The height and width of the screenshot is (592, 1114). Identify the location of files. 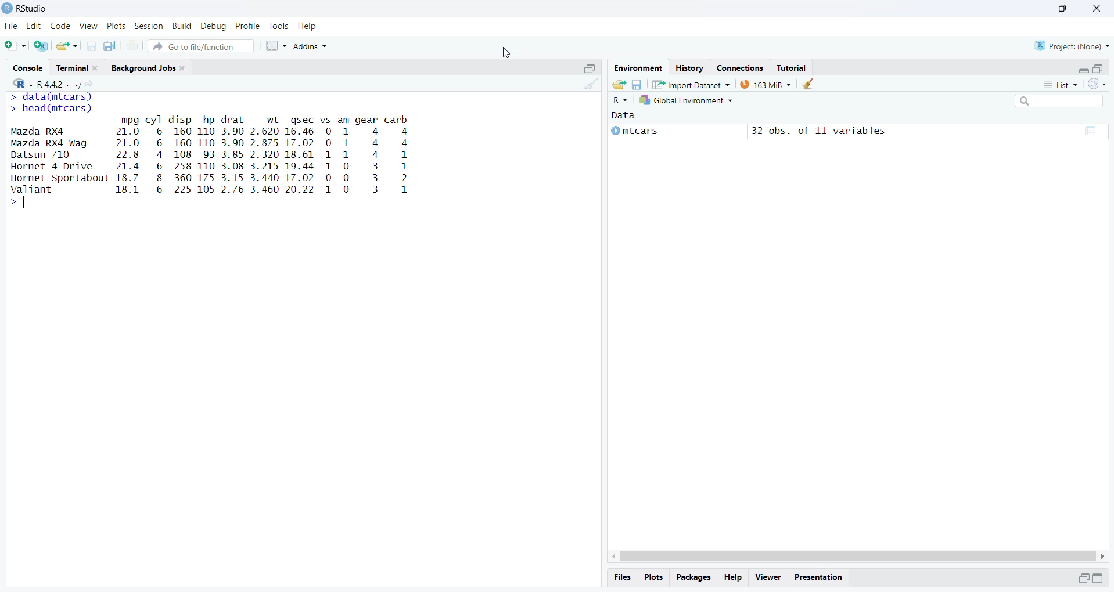
(623, 578).